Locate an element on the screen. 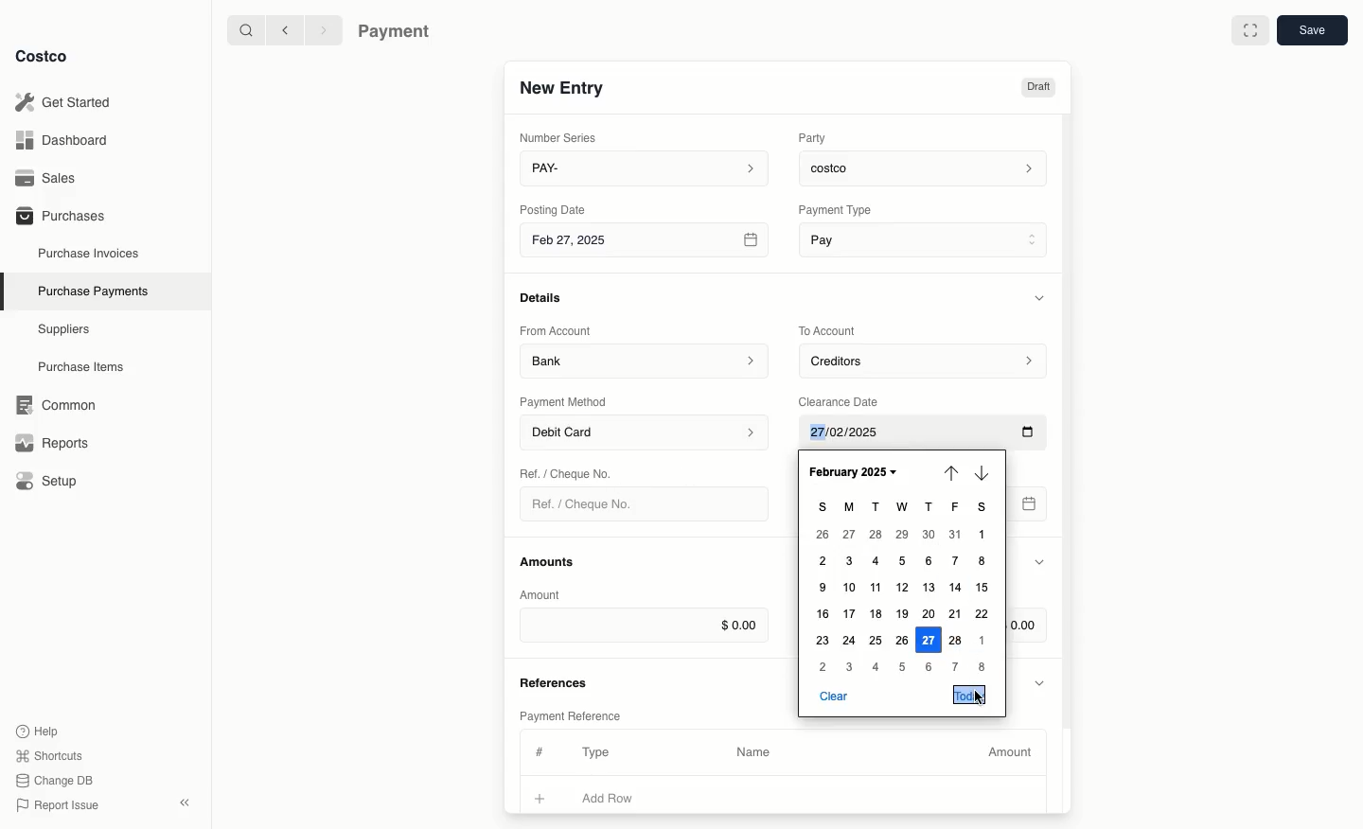  $0.00 is located at coordinates (644, 625).